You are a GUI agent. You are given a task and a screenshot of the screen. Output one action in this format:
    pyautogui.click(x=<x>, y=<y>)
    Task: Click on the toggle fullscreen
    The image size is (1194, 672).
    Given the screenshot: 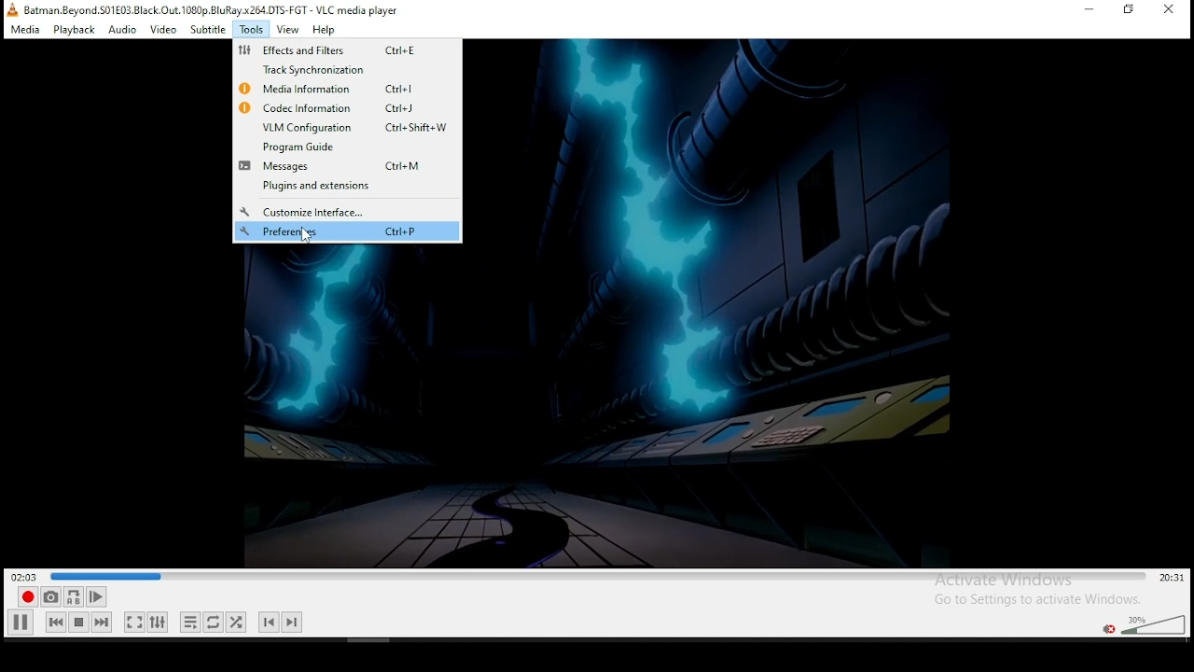 What is the action you would take?
    pyautogui.click(x=132, y=622)
    